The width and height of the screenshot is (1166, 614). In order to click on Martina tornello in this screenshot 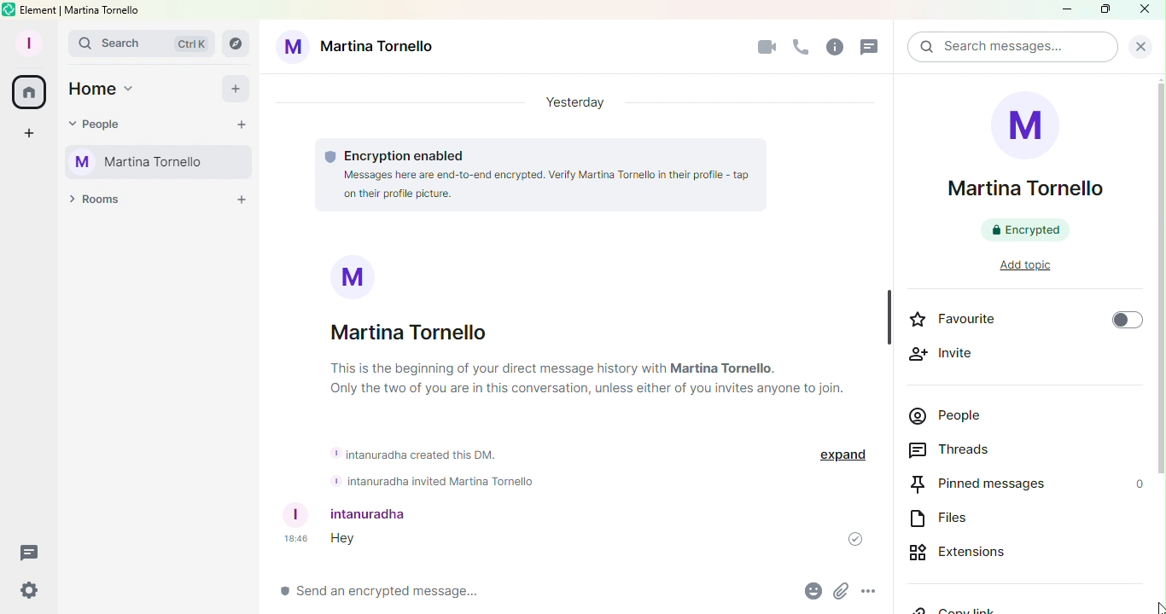, I will do `click(359, 51)`.